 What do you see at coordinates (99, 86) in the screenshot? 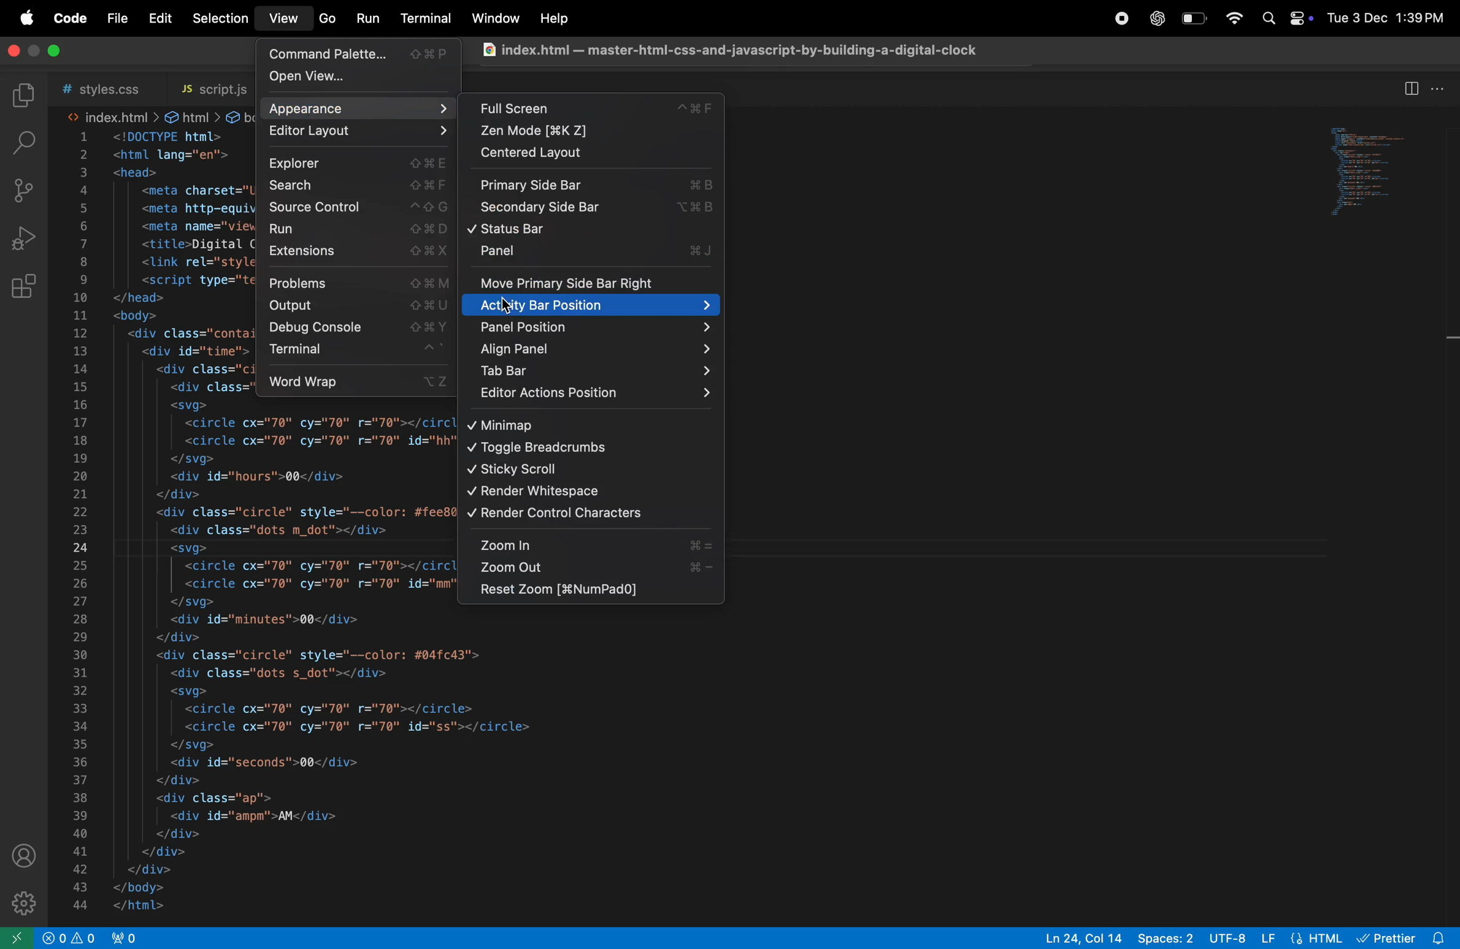
I see `style .css` at bounding box center [99, 86].